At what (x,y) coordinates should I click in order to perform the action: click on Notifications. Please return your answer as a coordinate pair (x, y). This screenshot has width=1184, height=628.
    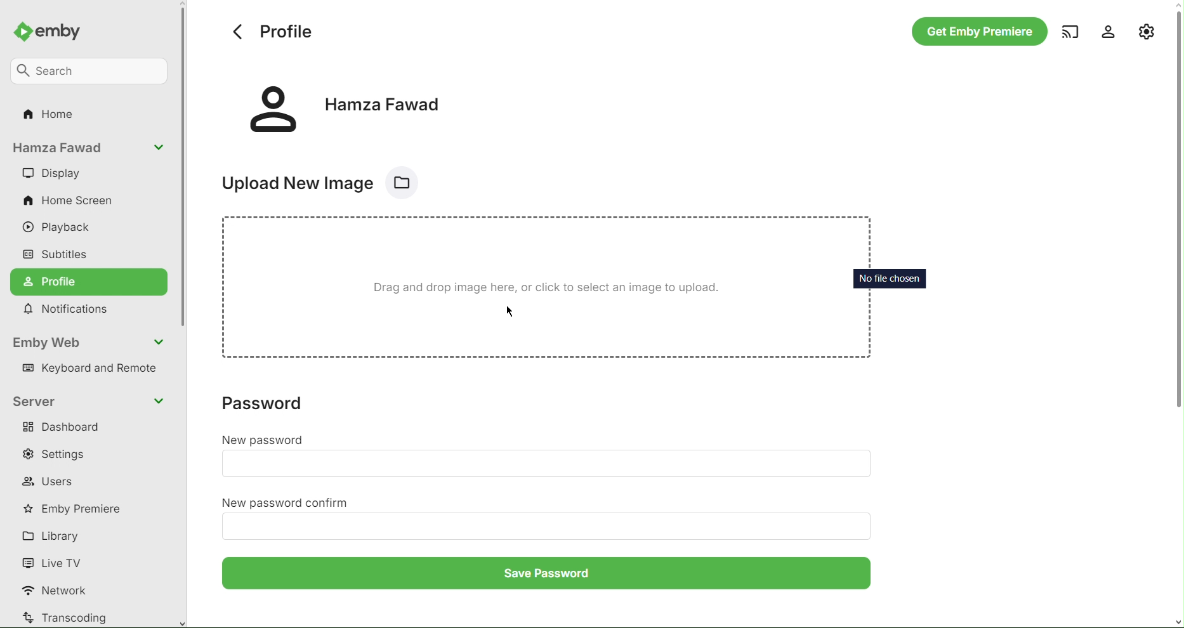
    Looking at the image, I should click on (71, 310).